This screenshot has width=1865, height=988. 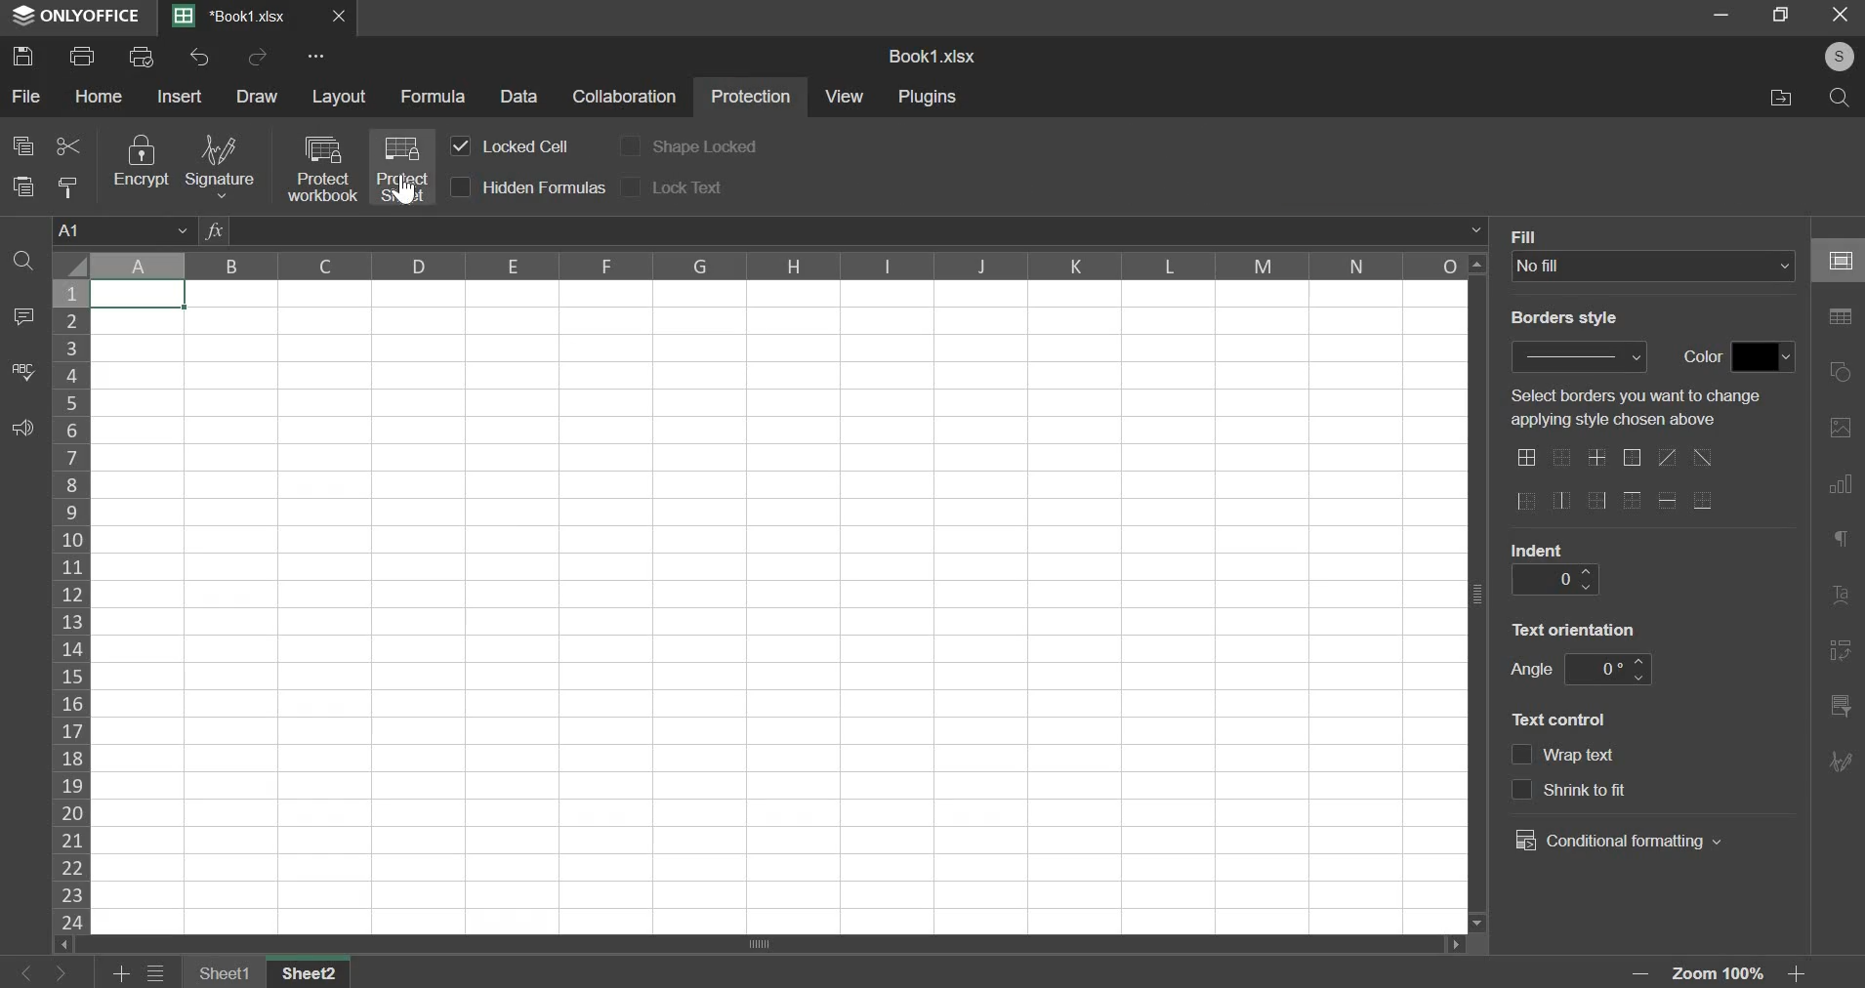 What do you see at coordinates (1763, 356) in the screenshot?
I see `fill color` at bounding box center [1763, 356].